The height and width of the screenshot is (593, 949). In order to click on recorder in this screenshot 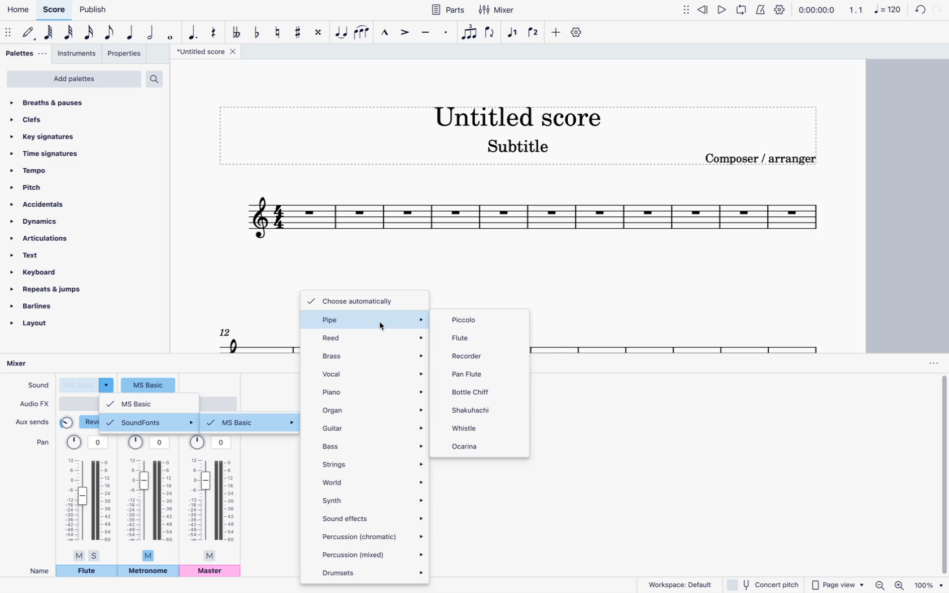, I will do `click(473, 355)`.